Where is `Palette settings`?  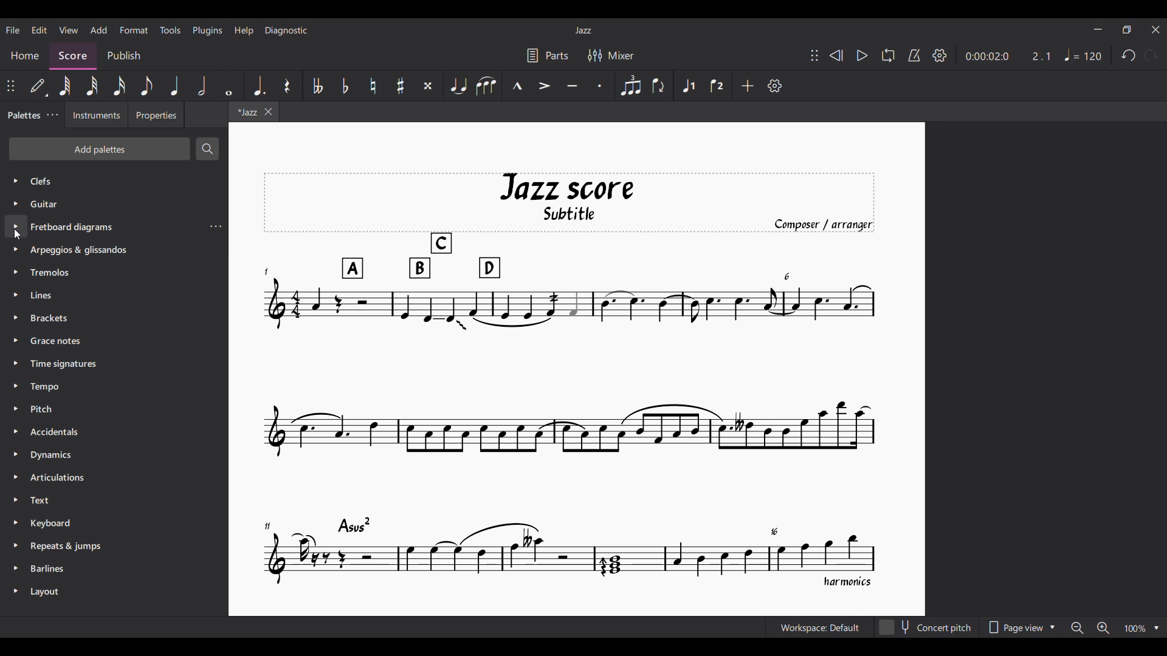 Palette settings is located at coordinates (53, 114).